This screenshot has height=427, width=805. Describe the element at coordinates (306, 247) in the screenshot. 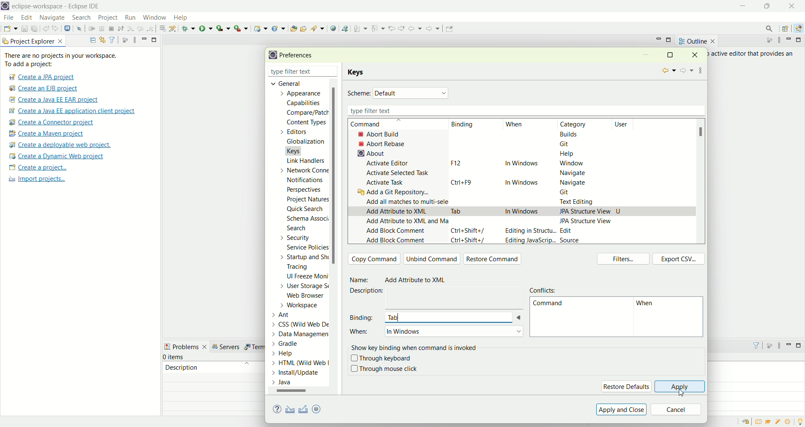

I see `service policies` at that location.